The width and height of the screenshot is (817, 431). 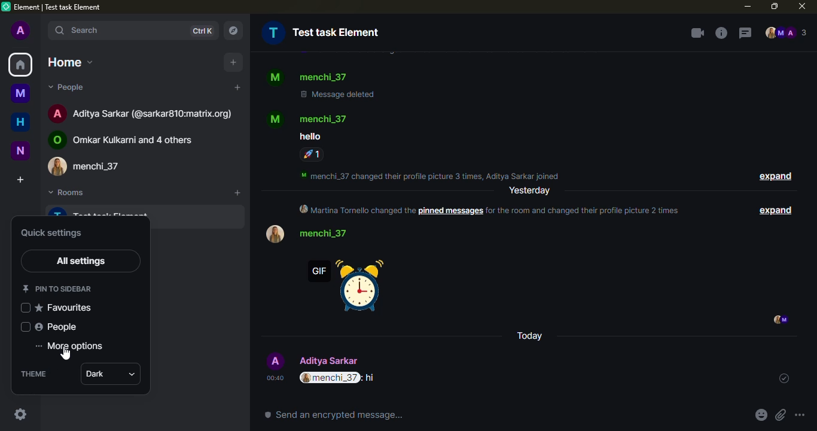 I want to click on people, so click(x=59, y=327).